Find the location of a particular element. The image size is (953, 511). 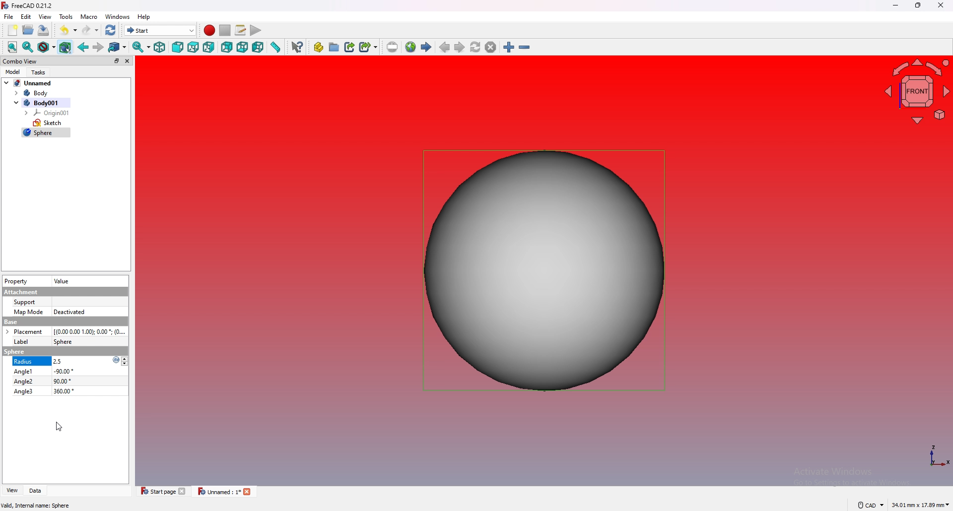

start page is located at coordinates (426, 47).